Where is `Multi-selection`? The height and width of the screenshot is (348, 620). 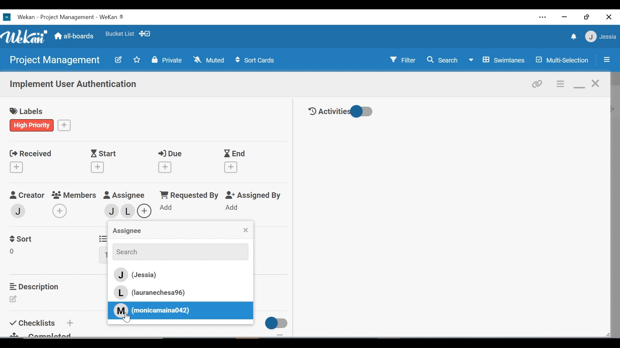 Multi-selection is located at coordinates (563, 60).